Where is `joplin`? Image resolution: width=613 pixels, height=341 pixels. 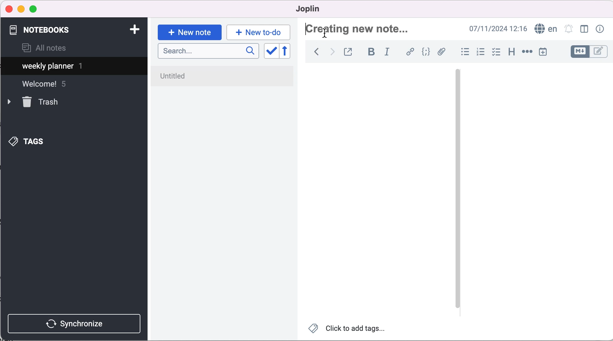
joplin is located at coordinates (317, 9).